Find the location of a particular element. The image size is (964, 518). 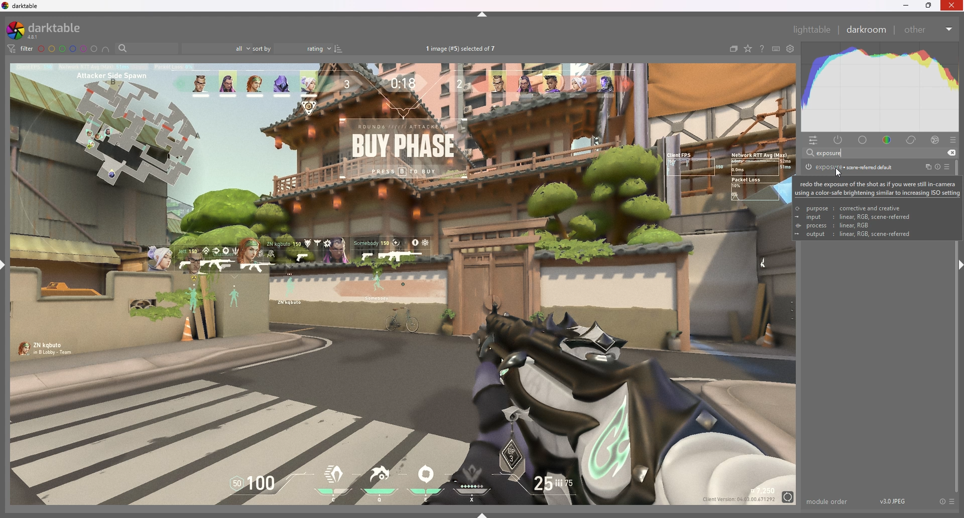

darkroom is located at coordinates (866, 29).